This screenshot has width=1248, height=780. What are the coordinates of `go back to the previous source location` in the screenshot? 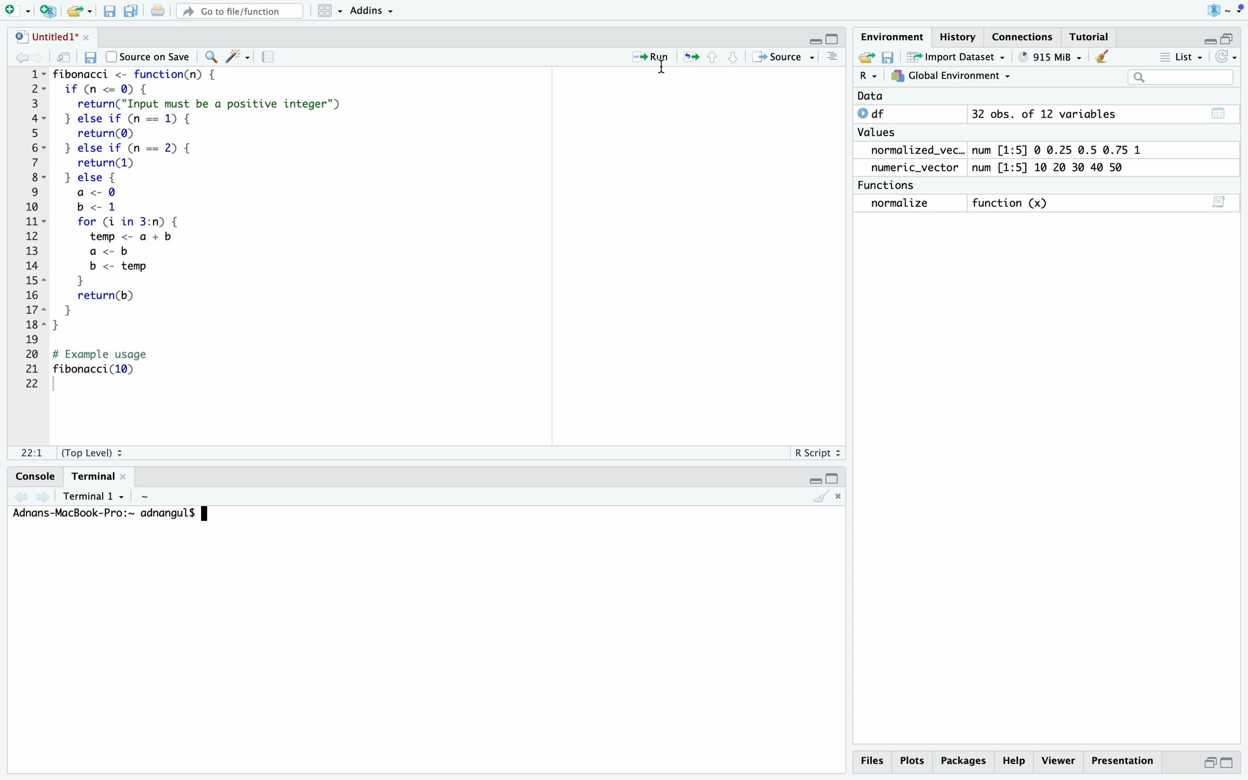 It's located at (13, 57).